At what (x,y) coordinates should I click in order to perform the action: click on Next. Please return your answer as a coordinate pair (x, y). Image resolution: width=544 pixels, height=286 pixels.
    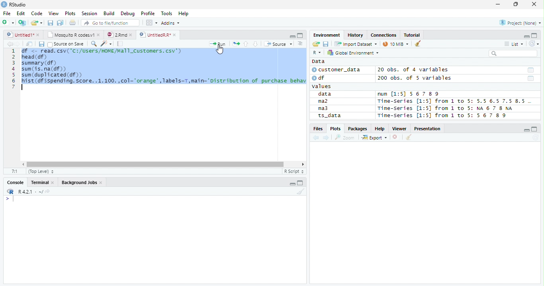
    Looking at the image, I should click on (18, 44).